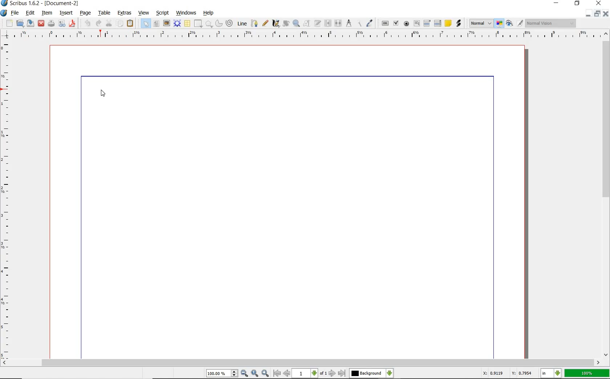  Describe the element at coordinates (337, 24) in the screenshot. I see `unlink text frame` at that location.